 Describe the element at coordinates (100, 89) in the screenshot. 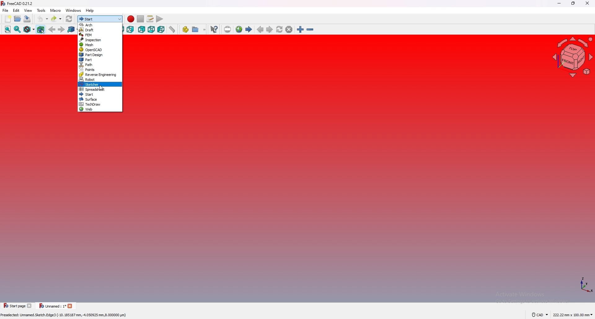

I see `spreadsheet` at that location.